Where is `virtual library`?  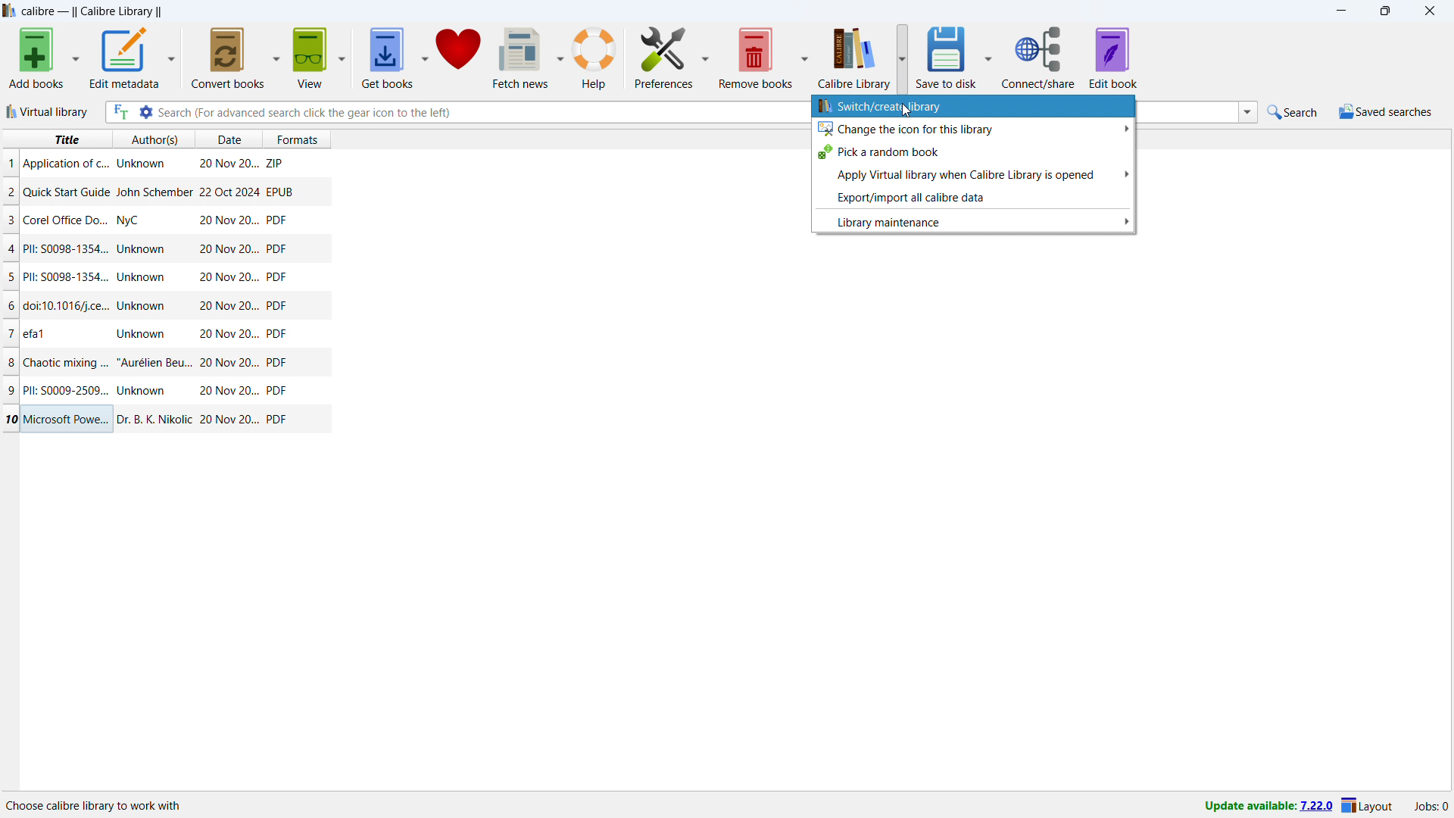
virtual library is located at coordinates (49, 111).